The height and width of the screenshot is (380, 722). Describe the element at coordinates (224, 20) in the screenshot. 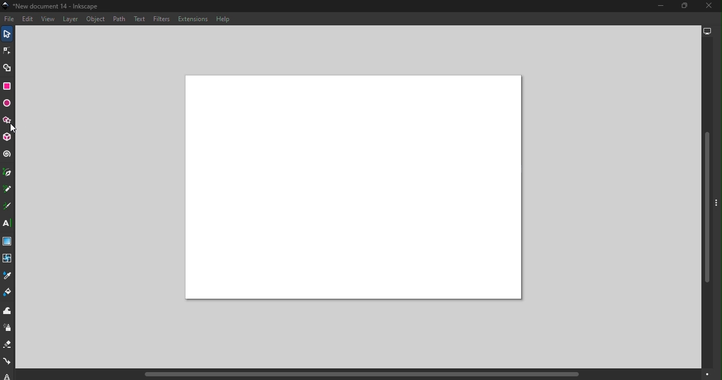

I see `Help` at that location.